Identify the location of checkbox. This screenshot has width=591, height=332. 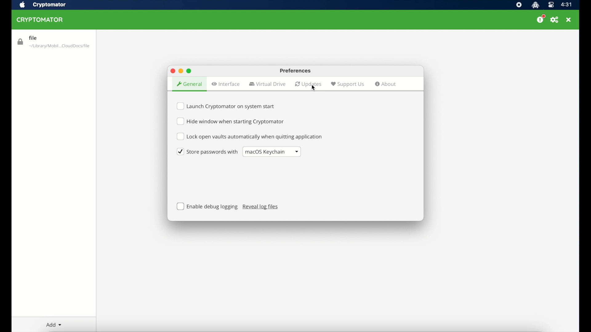
(226, 106).